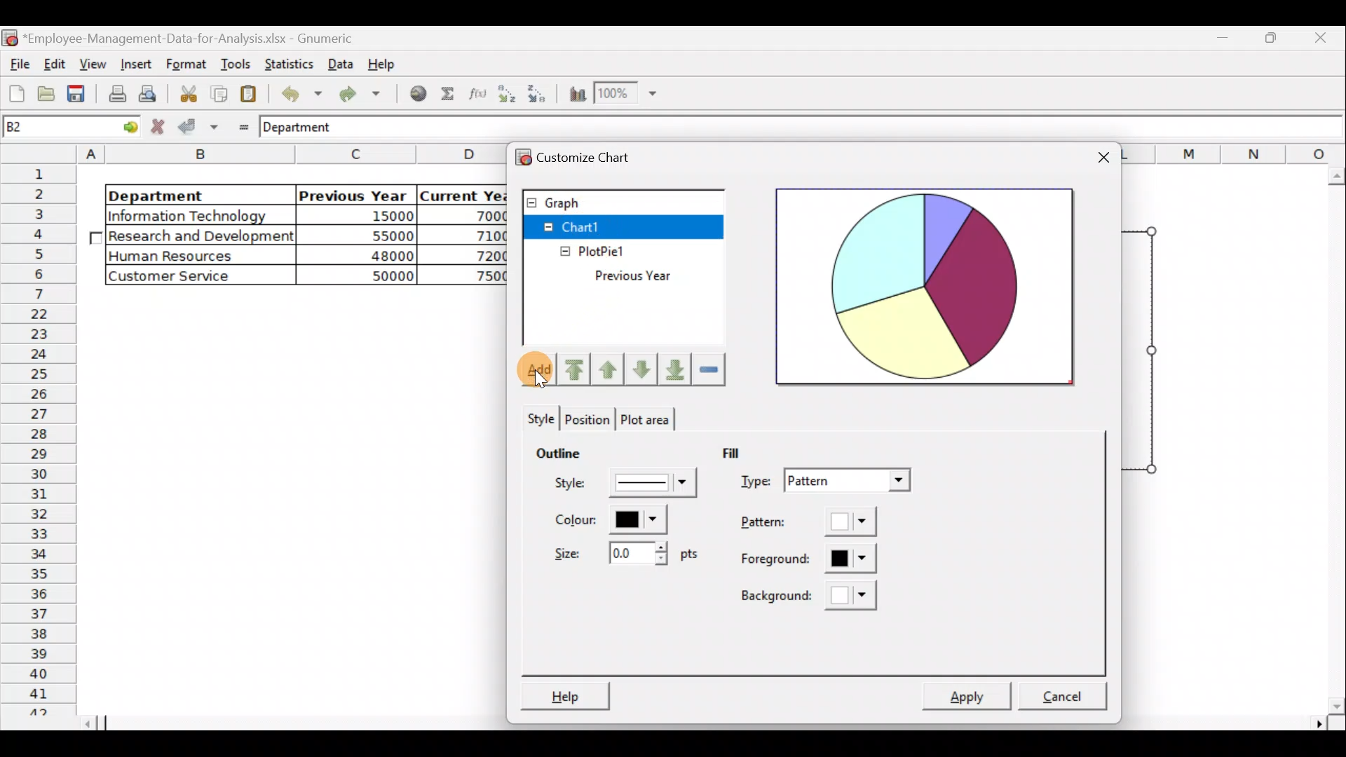 The width and height of the screenshot is (1346, 757). What do you see at coordinates (135, 63) in the screenshot?
I see `Insert` at bounding box center [135, 63].